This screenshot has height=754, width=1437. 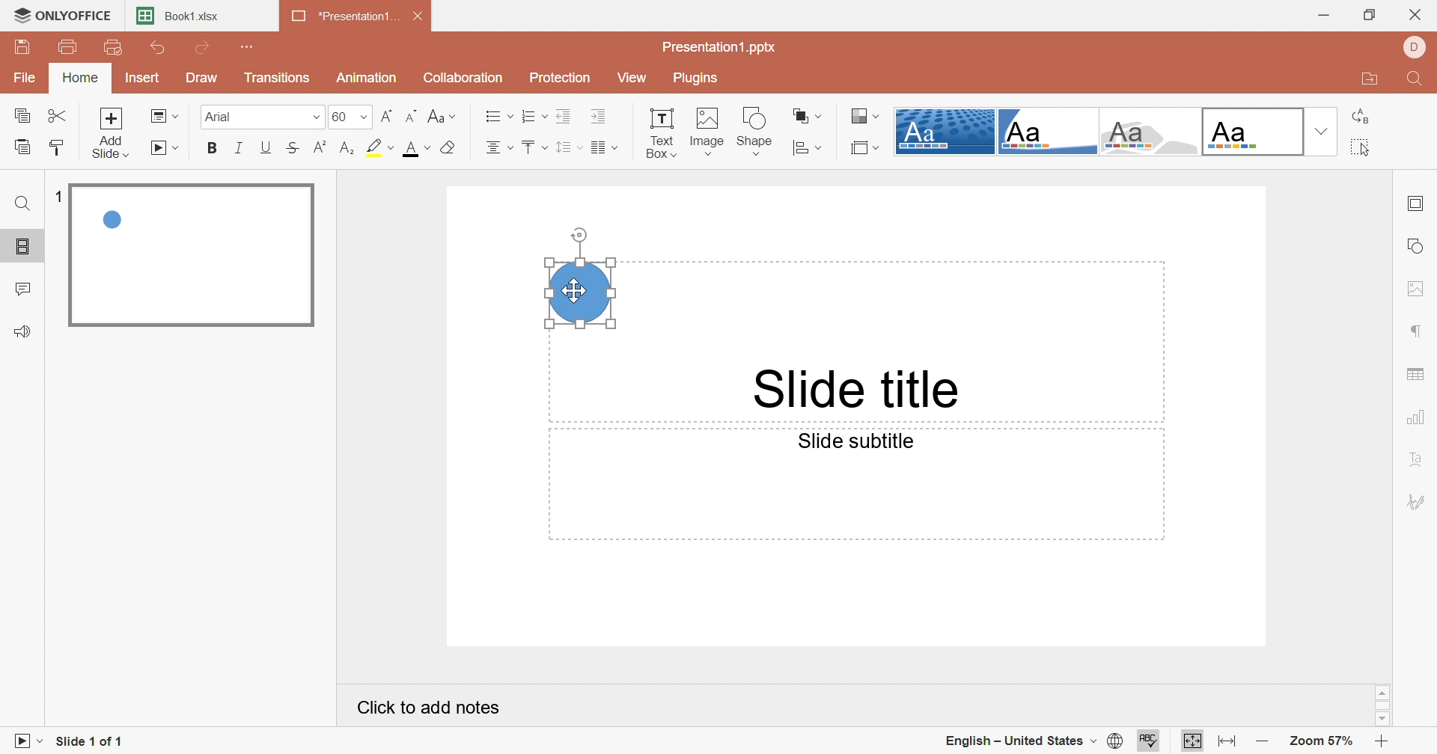 I want to click on Replace, so click(x=1361, y=117).